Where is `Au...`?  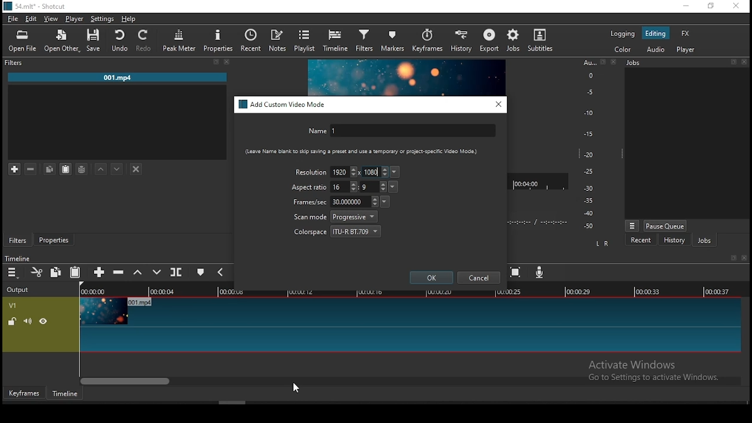
Au... is located at coordinates (587, 62).